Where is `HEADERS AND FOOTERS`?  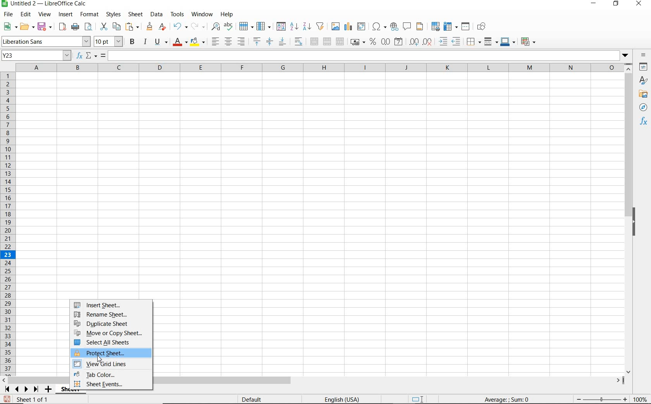 HEADERS AND FOOTERS is located at coordinates (420, 27).